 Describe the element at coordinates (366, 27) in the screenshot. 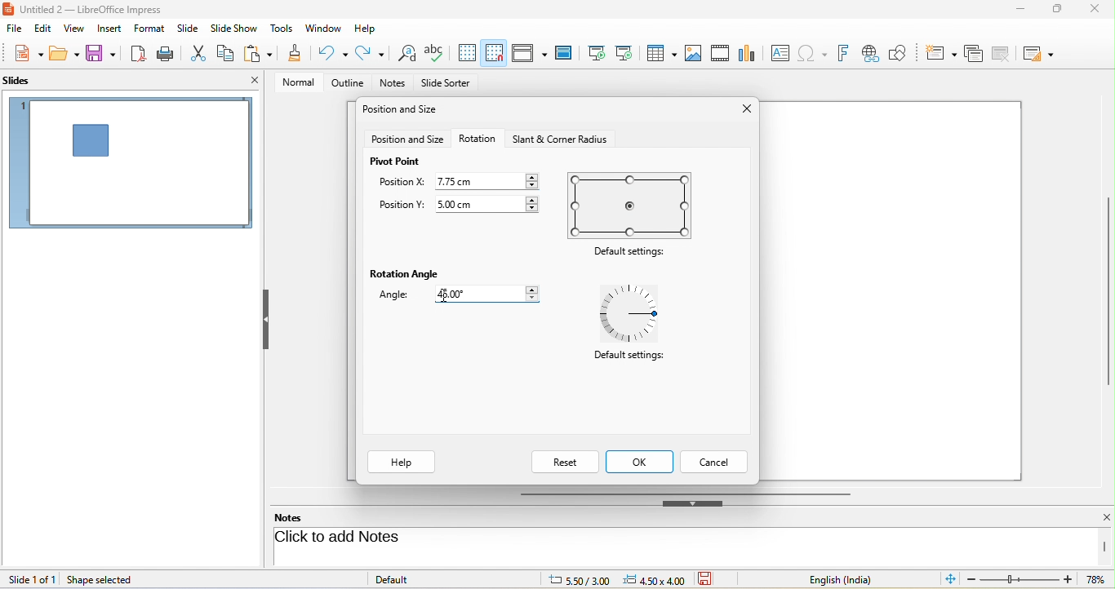

I see `help` at that location.